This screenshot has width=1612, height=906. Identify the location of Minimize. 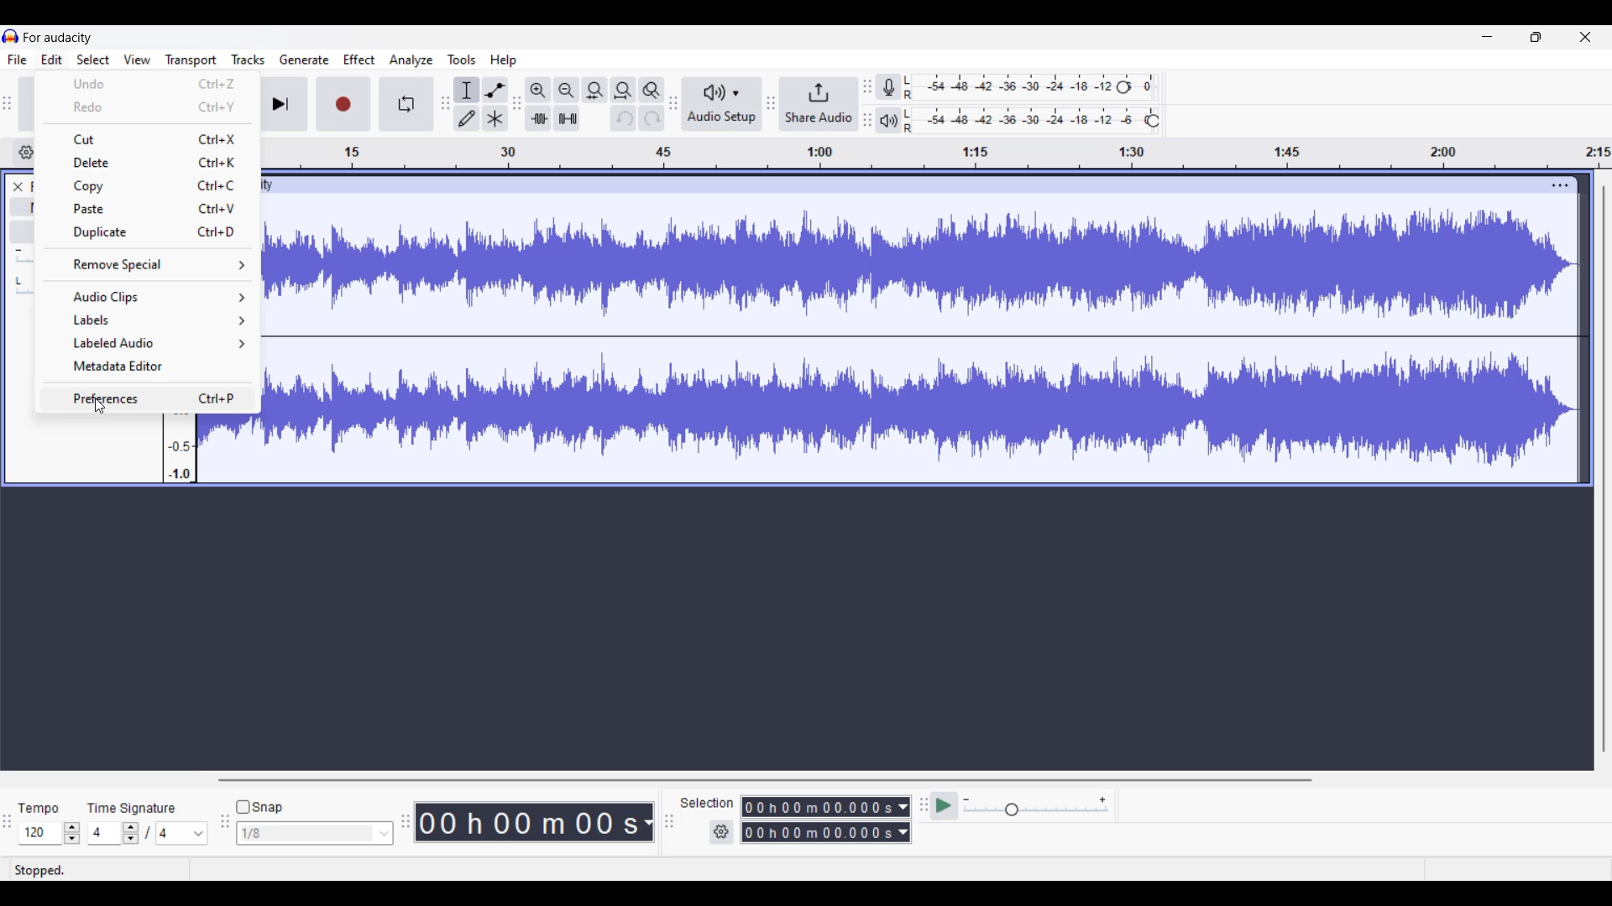
(1488, 37).